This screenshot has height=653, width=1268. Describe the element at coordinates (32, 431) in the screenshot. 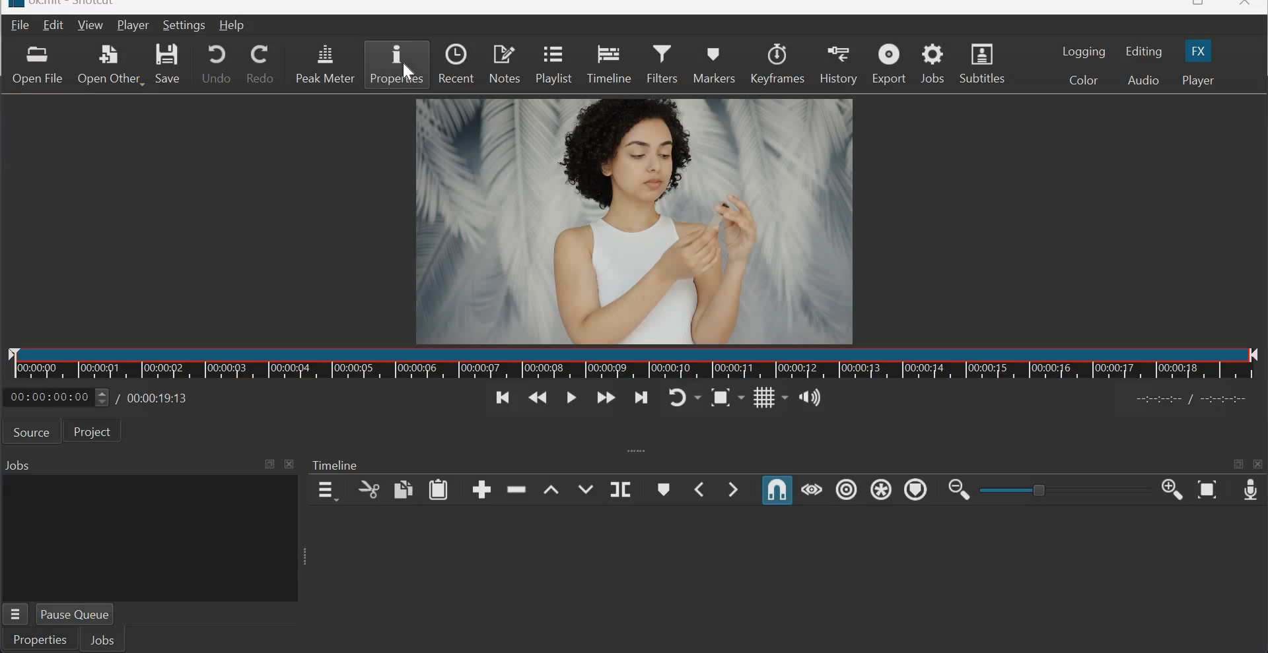

I see `Source` at that location.